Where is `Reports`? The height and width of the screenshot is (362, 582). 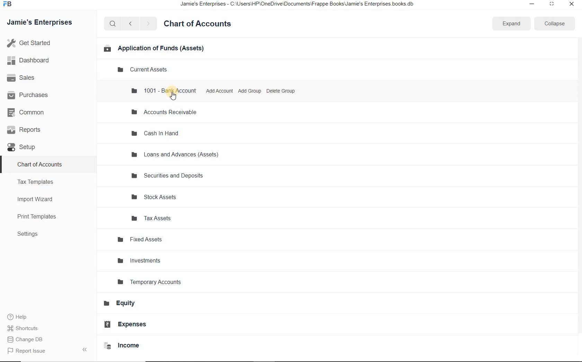 Reports is located at coordinates (31, 131).